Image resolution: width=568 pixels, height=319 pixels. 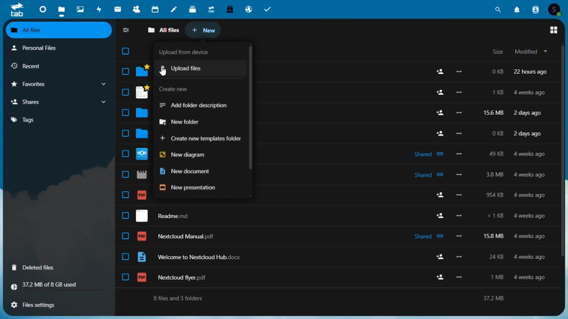 What do you see at coordinates (45, 66) in the screenshot?
I see `Recent` at bounding box center [45, 66].